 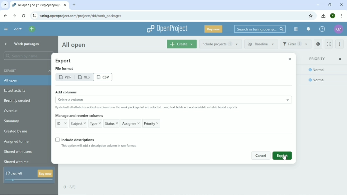 What do you see at coordinates (338, 59) in the screenshot?
I see `settings` at bounding box center [338, 59].